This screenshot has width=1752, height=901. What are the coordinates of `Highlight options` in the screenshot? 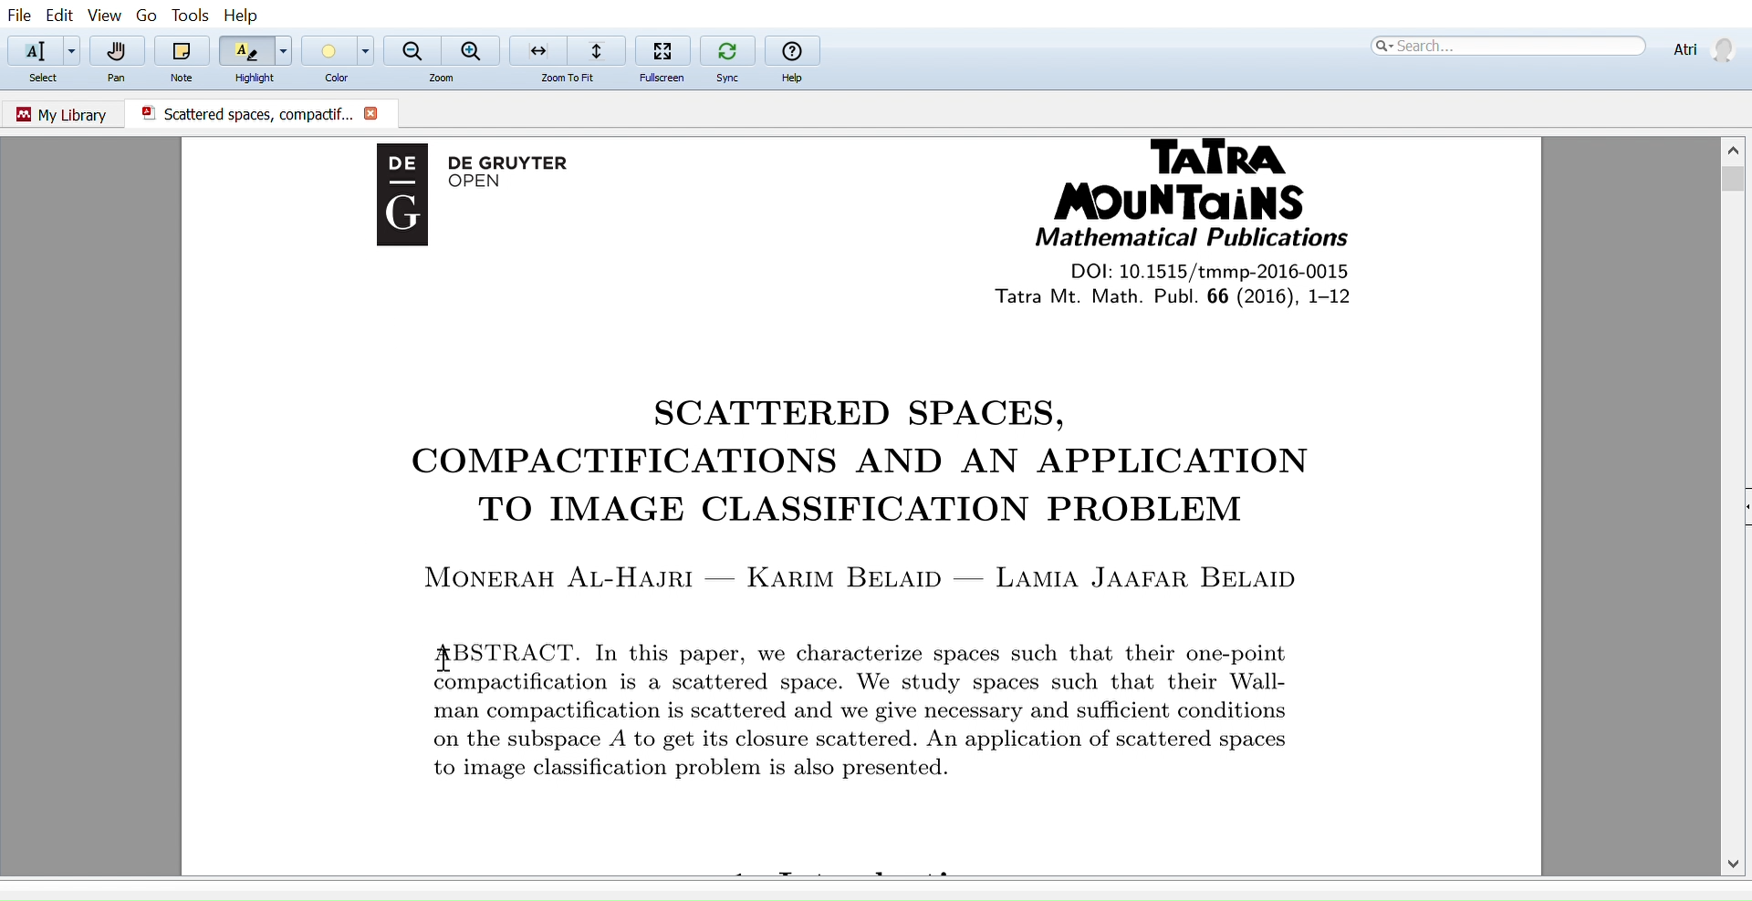 It's located at (287, 50).